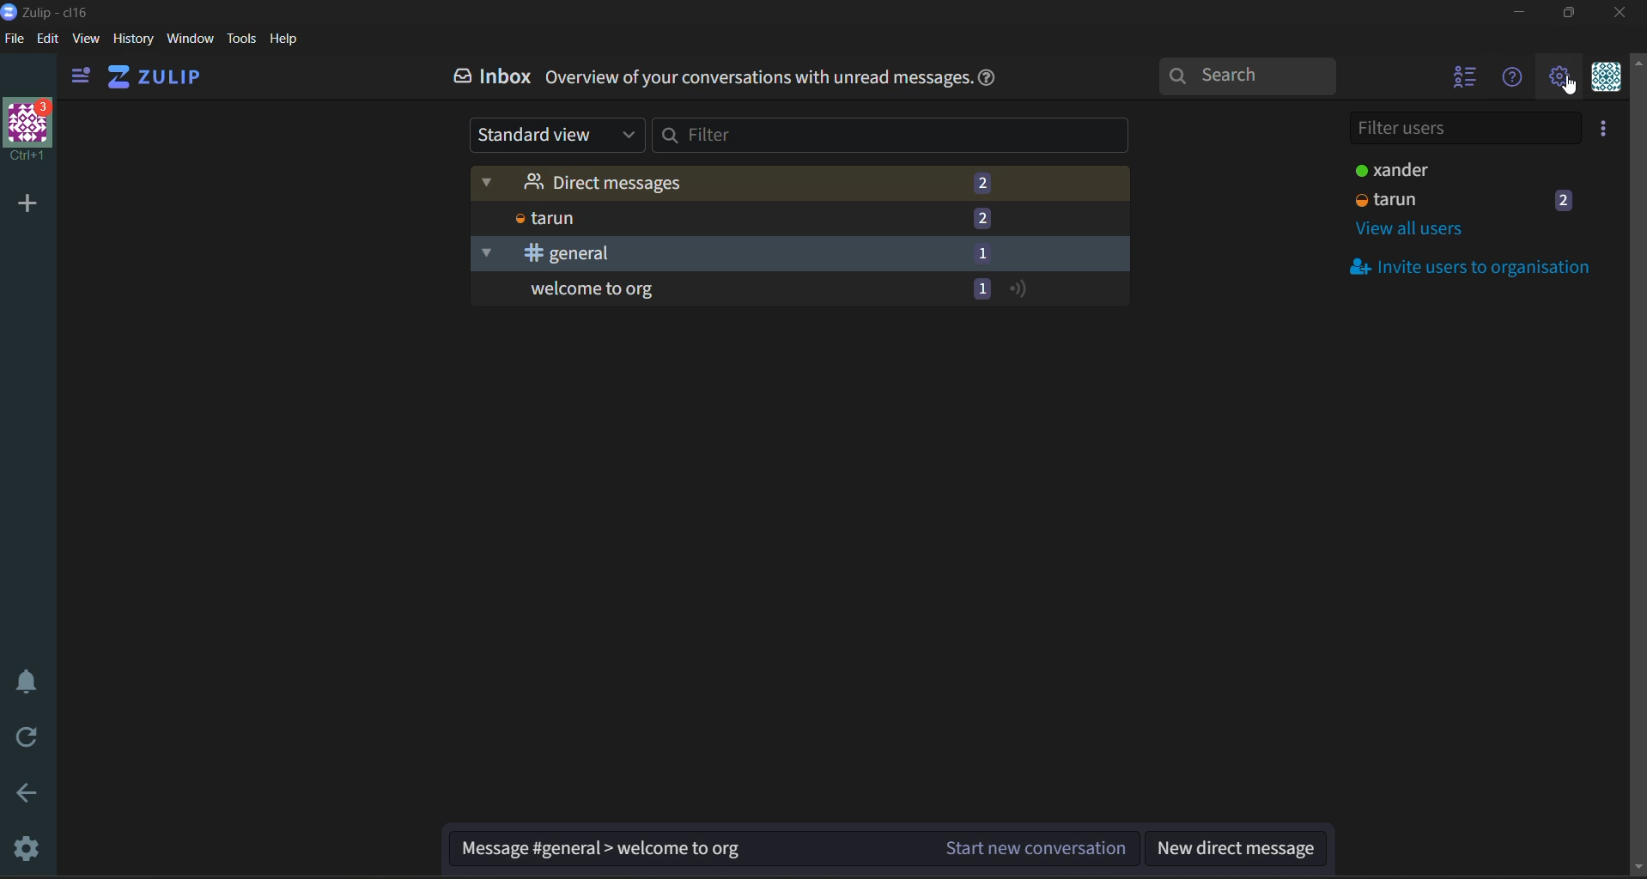 This screenshot has height=879, width=1647. What do you see at coordinates (982, 219) in the screenshot?
I see `2 message` at bounding box center [982, 219].